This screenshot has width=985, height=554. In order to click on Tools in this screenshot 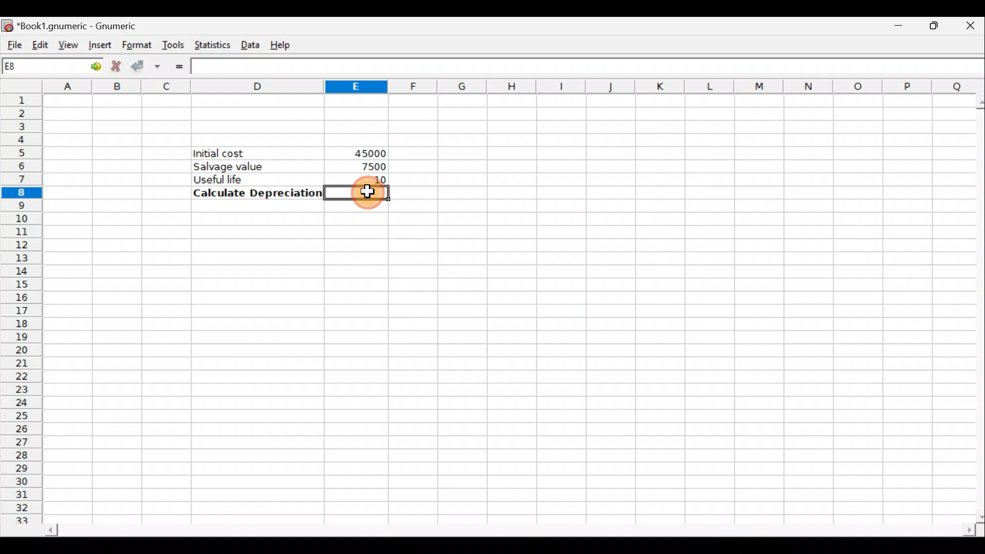, I will do `click(174, 44)`.